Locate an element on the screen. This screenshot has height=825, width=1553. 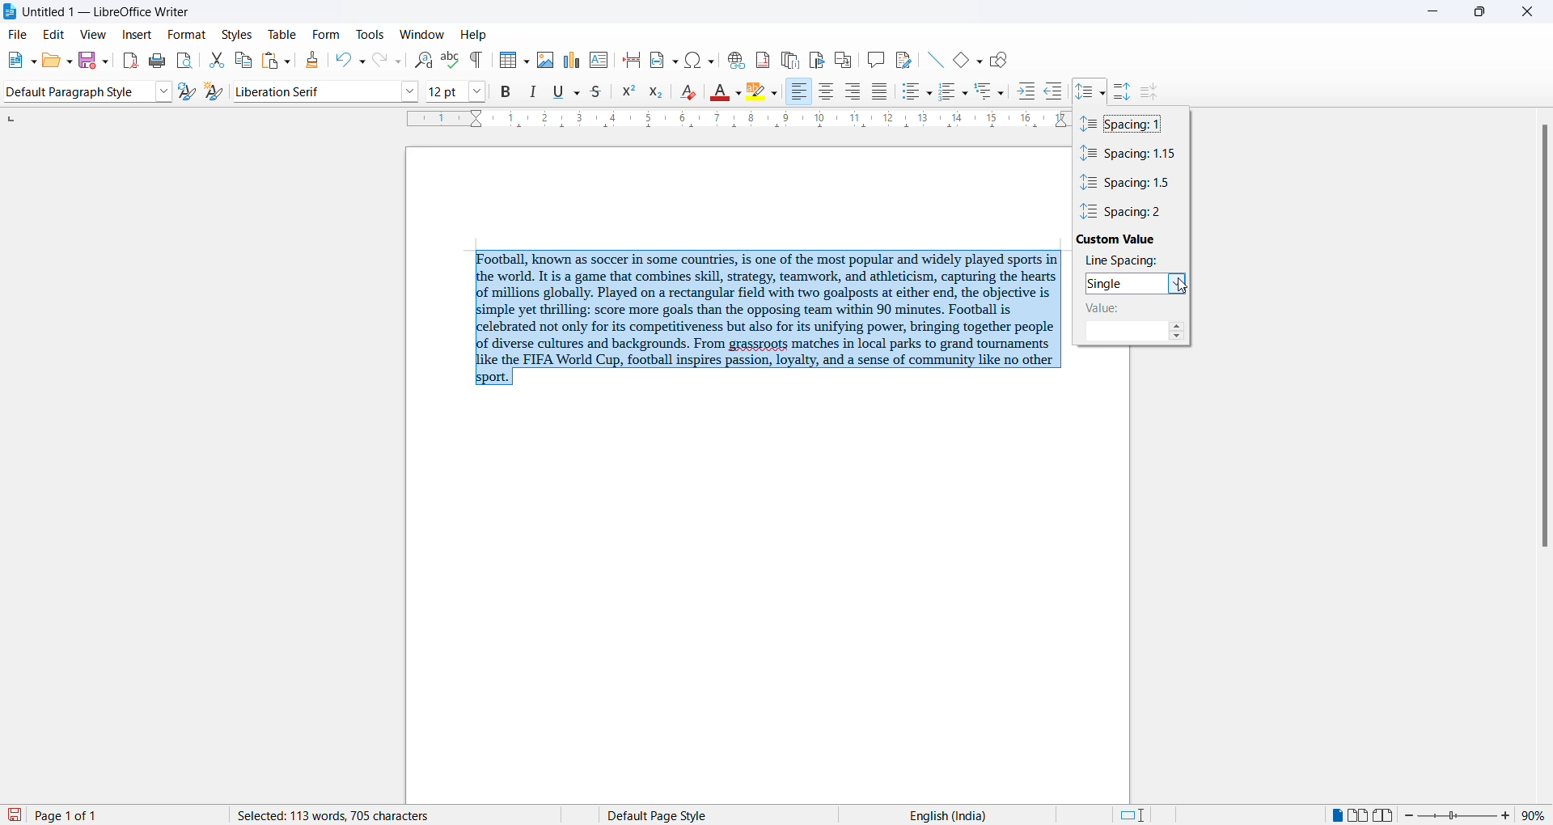
clear direct formatting is located at coordinates (688, 91).